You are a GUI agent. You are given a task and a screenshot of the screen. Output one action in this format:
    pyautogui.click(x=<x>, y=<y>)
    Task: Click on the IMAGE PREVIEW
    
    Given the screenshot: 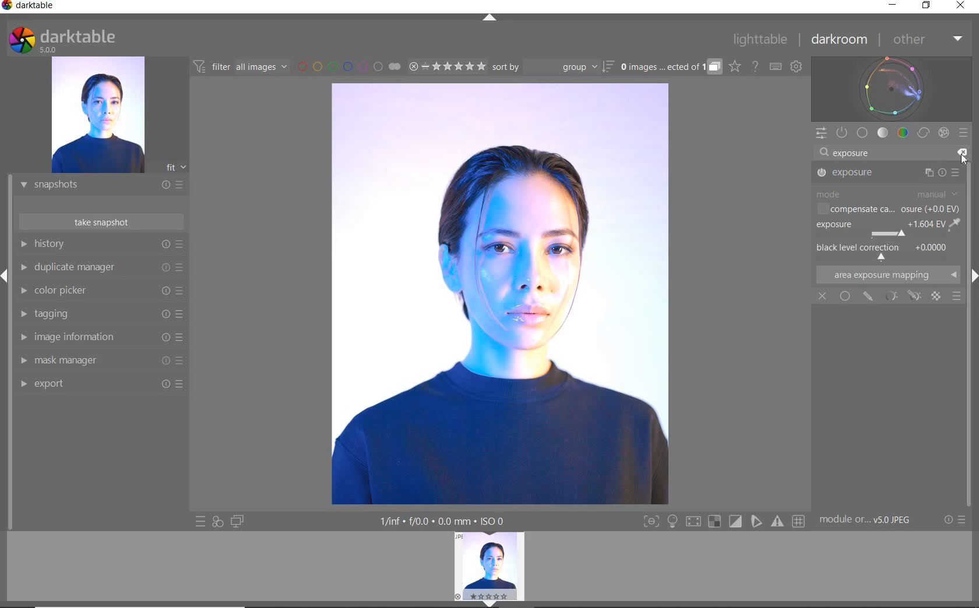 What is the action you would take?
    pyautogui.click(x=490, y=565)
    